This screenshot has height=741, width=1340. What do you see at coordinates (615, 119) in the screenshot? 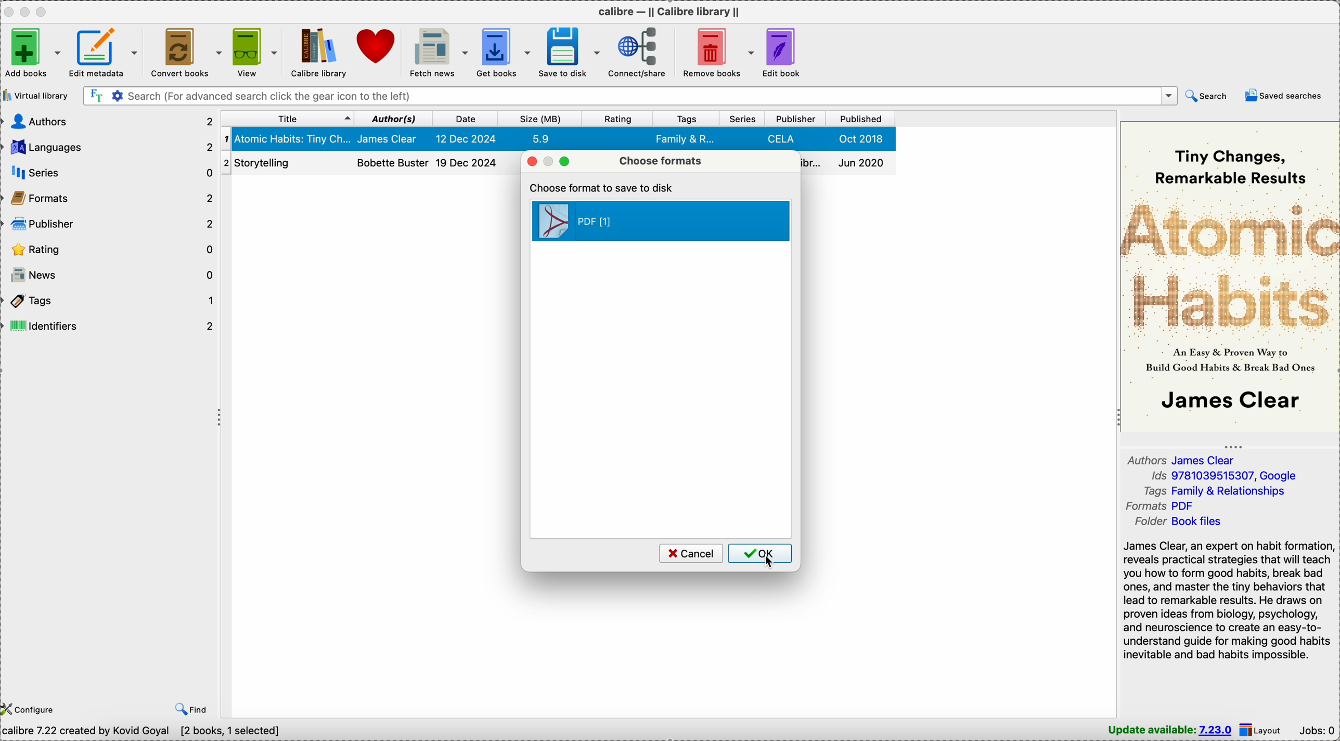
I see `rating` at bounding box center [615, 119].